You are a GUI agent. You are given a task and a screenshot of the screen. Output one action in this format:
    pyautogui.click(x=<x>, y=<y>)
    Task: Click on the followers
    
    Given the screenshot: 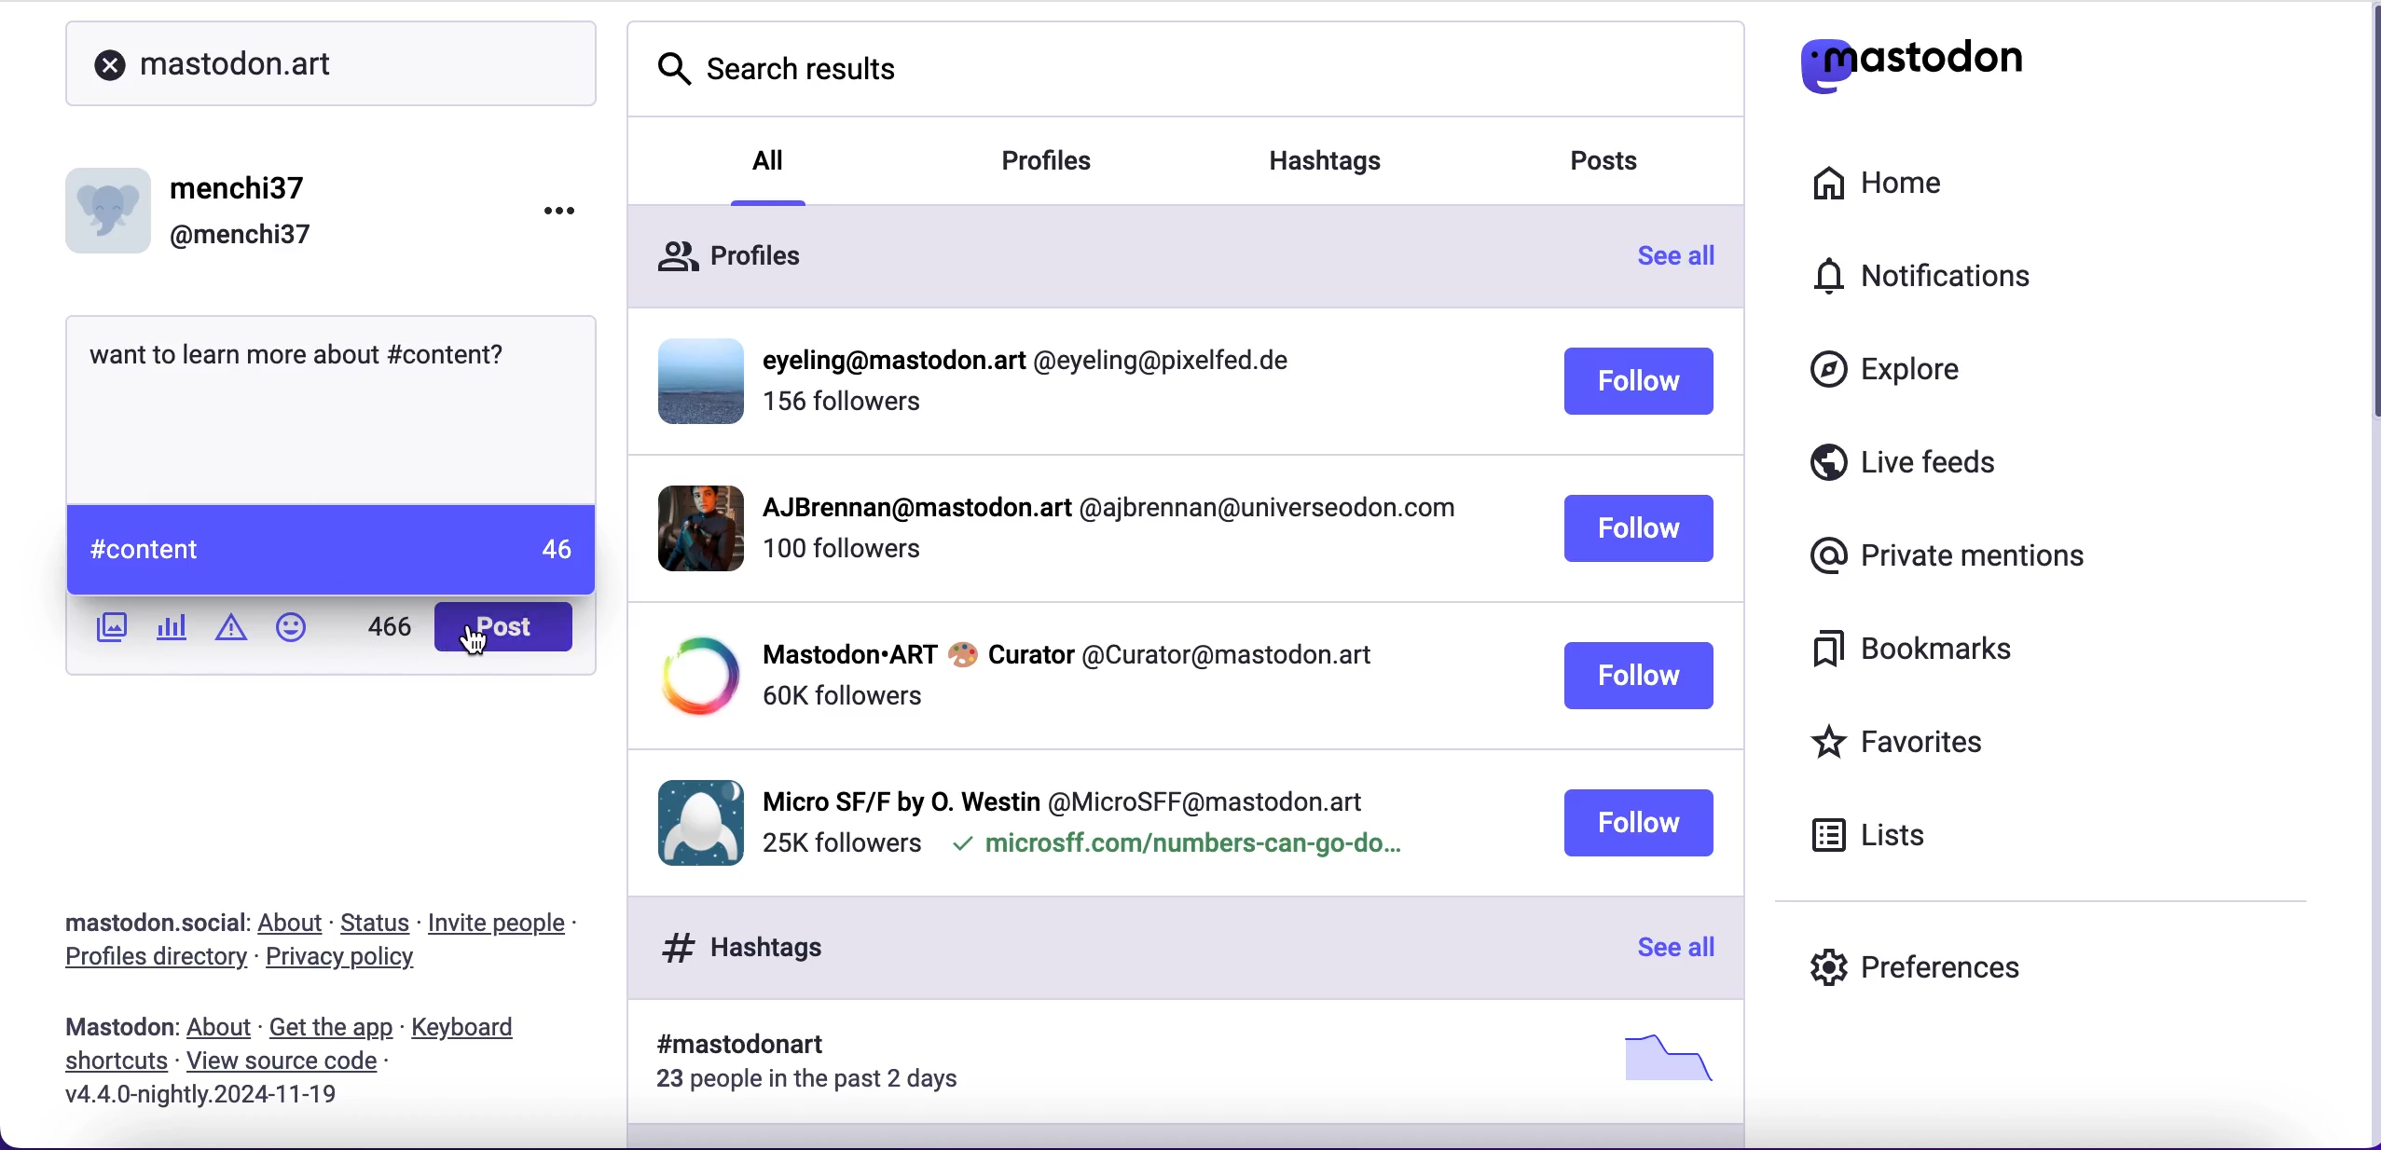 What is the action you would take?
    pyautogui.click(x=846, y=410)
    